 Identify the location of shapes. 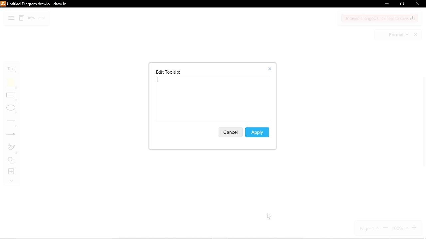
(12, 161).